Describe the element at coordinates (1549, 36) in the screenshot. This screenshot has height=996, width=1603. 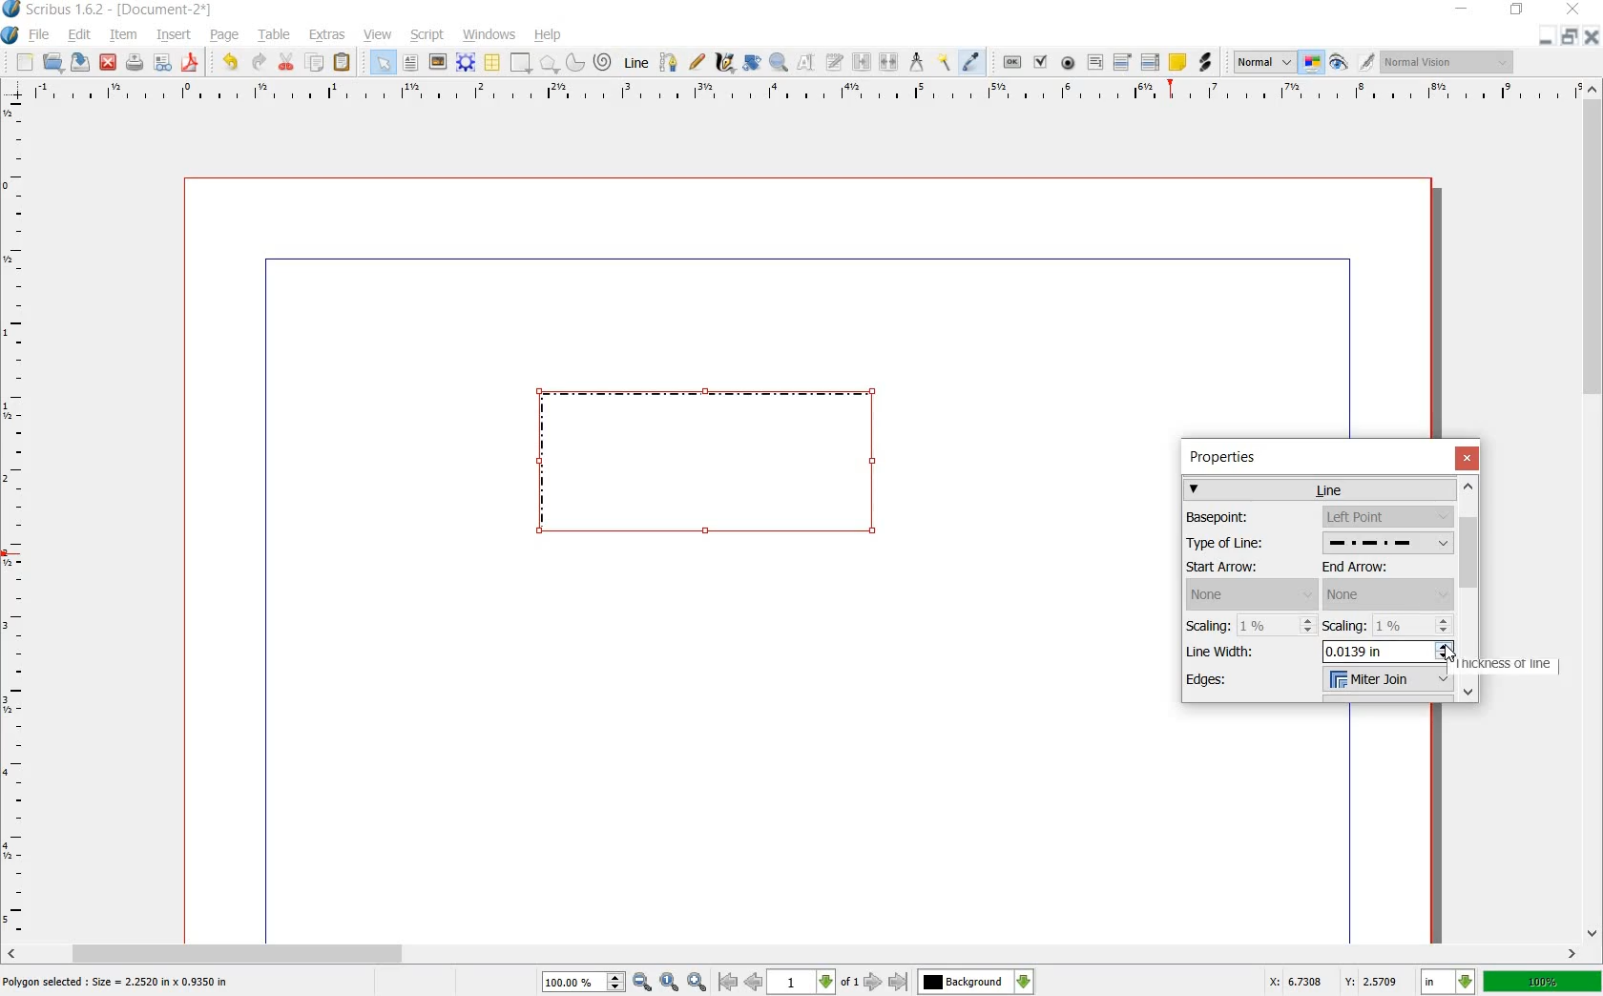
I see `MINIMIZE` at that location.